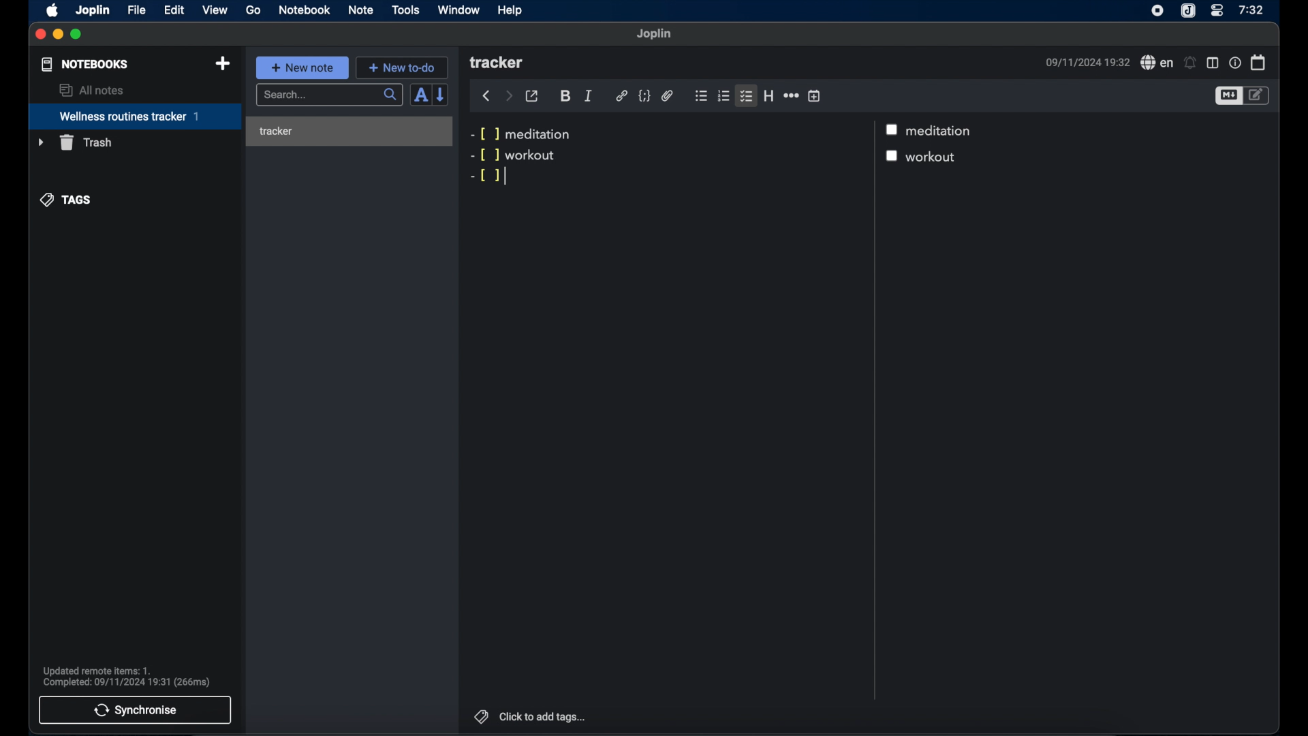  Describe the element at coordinates (224, 64) in the screenshot. I see `new notebook` at that location.